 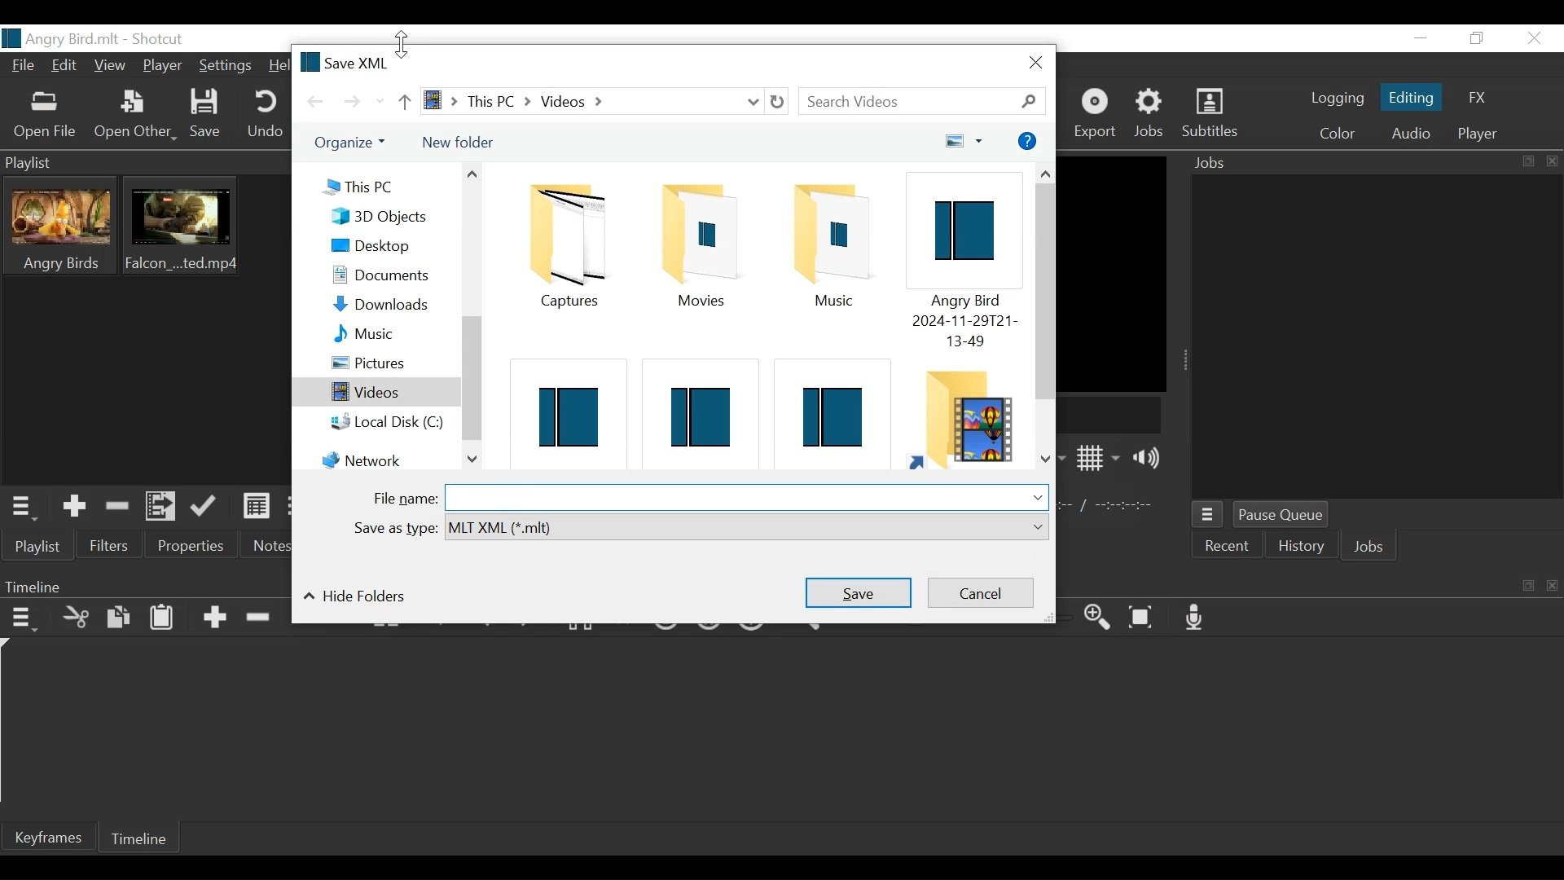 I want to click on New Folder, so click(x=456, y=141).